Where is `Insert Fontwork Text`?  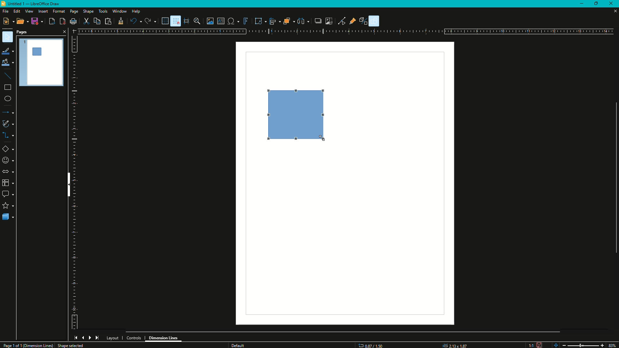 Insert Fontwork Text is located at coordinates (245, 21).